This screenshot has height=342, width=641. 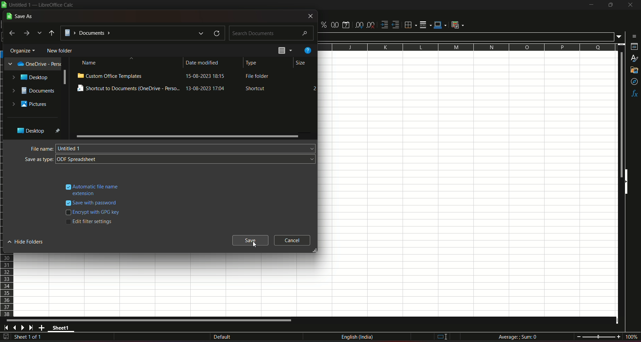 What do you see at coordinates (67, 213) in the screenshot?
I see `checkbox` at bounding box center [67, 213].